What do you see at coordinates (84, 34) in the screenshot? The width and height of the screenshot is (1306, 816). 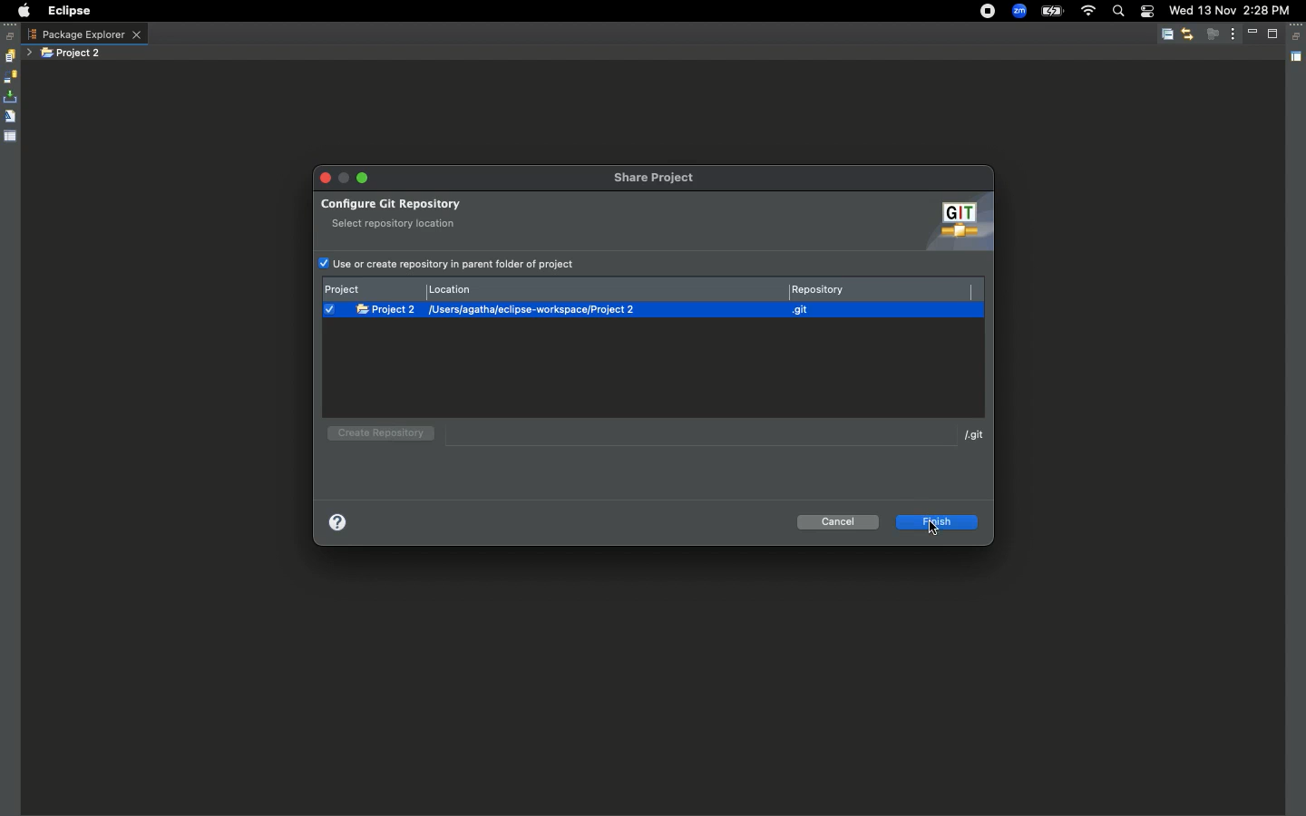 I see `Package explorer` at bounding box center [84, 34].